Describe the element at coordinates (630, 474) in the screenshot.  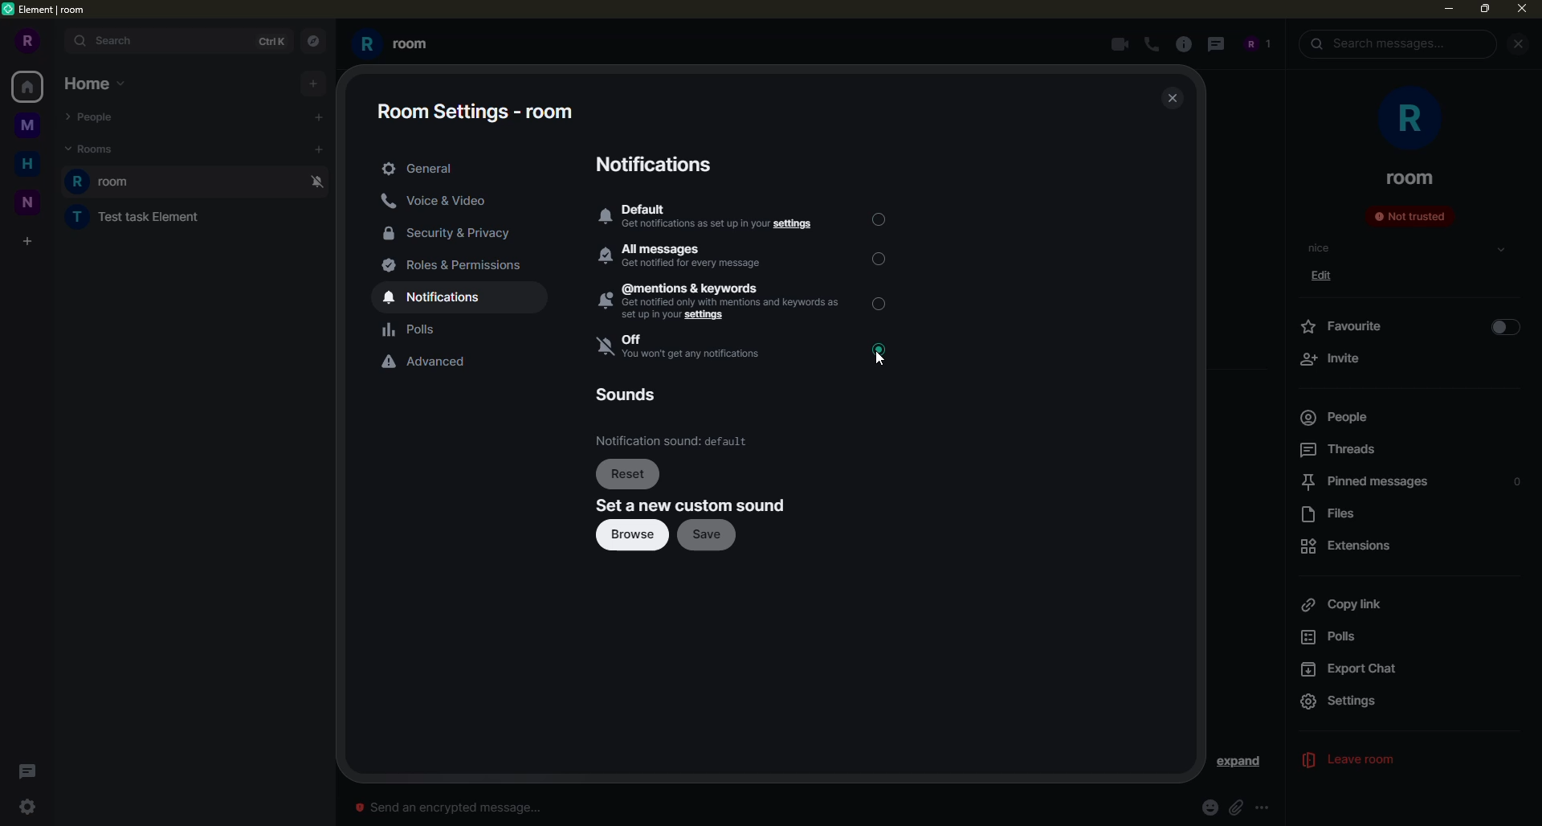
I see `reset` at that location.